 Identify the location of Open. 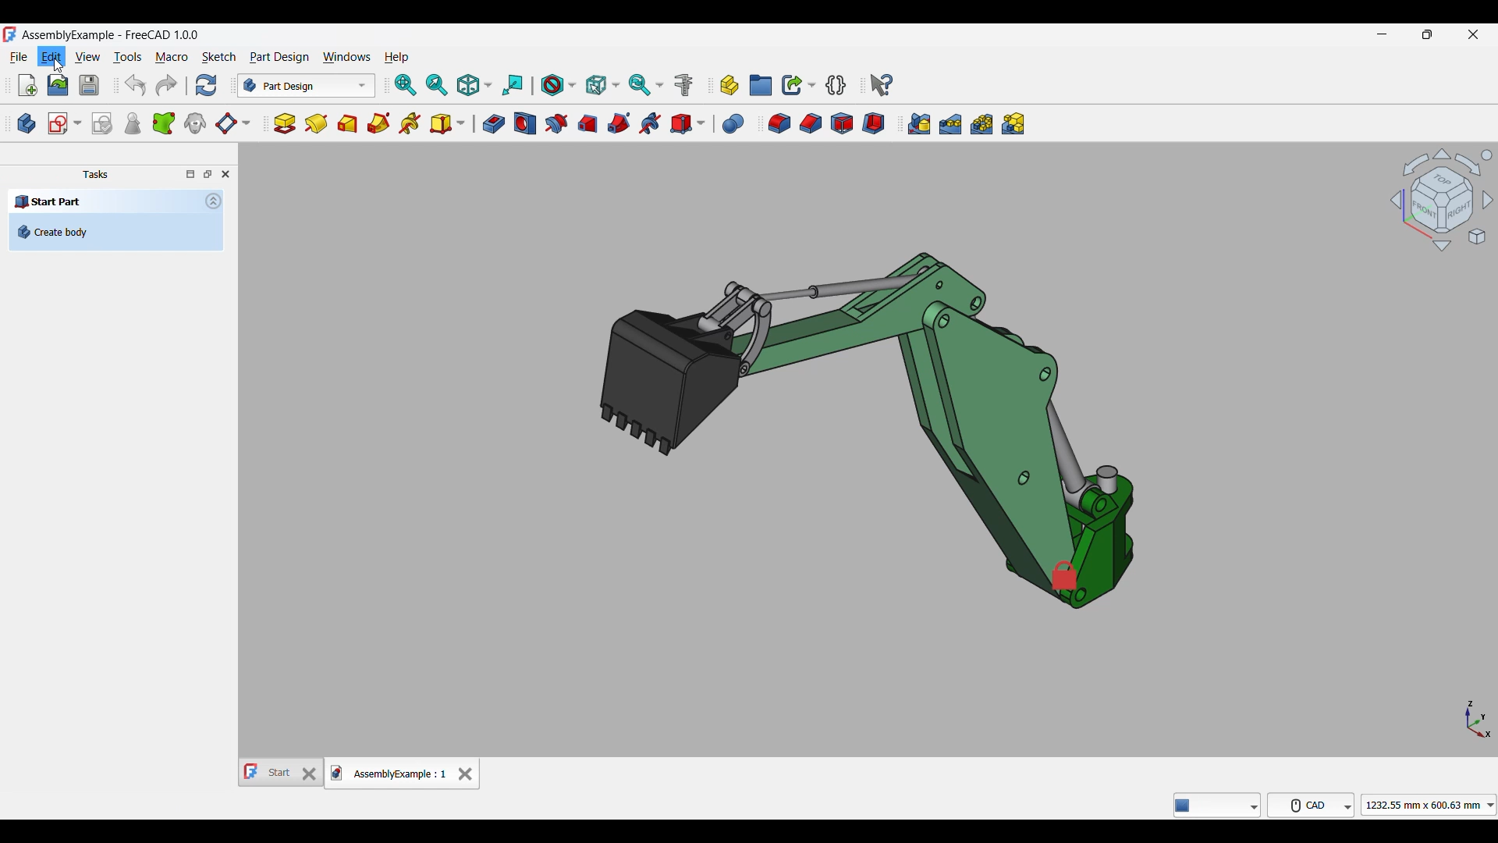
(58, 86).